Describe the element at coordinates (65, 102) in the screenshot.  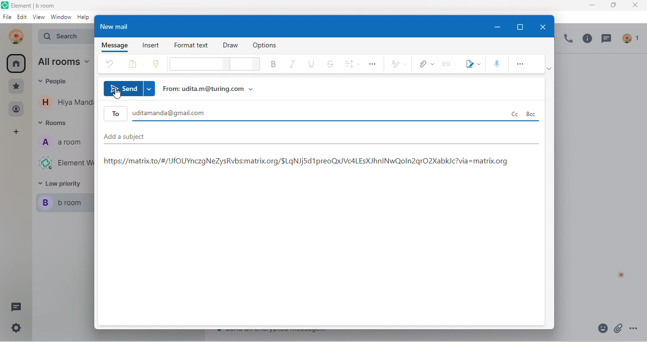
I see `contact` at that location.